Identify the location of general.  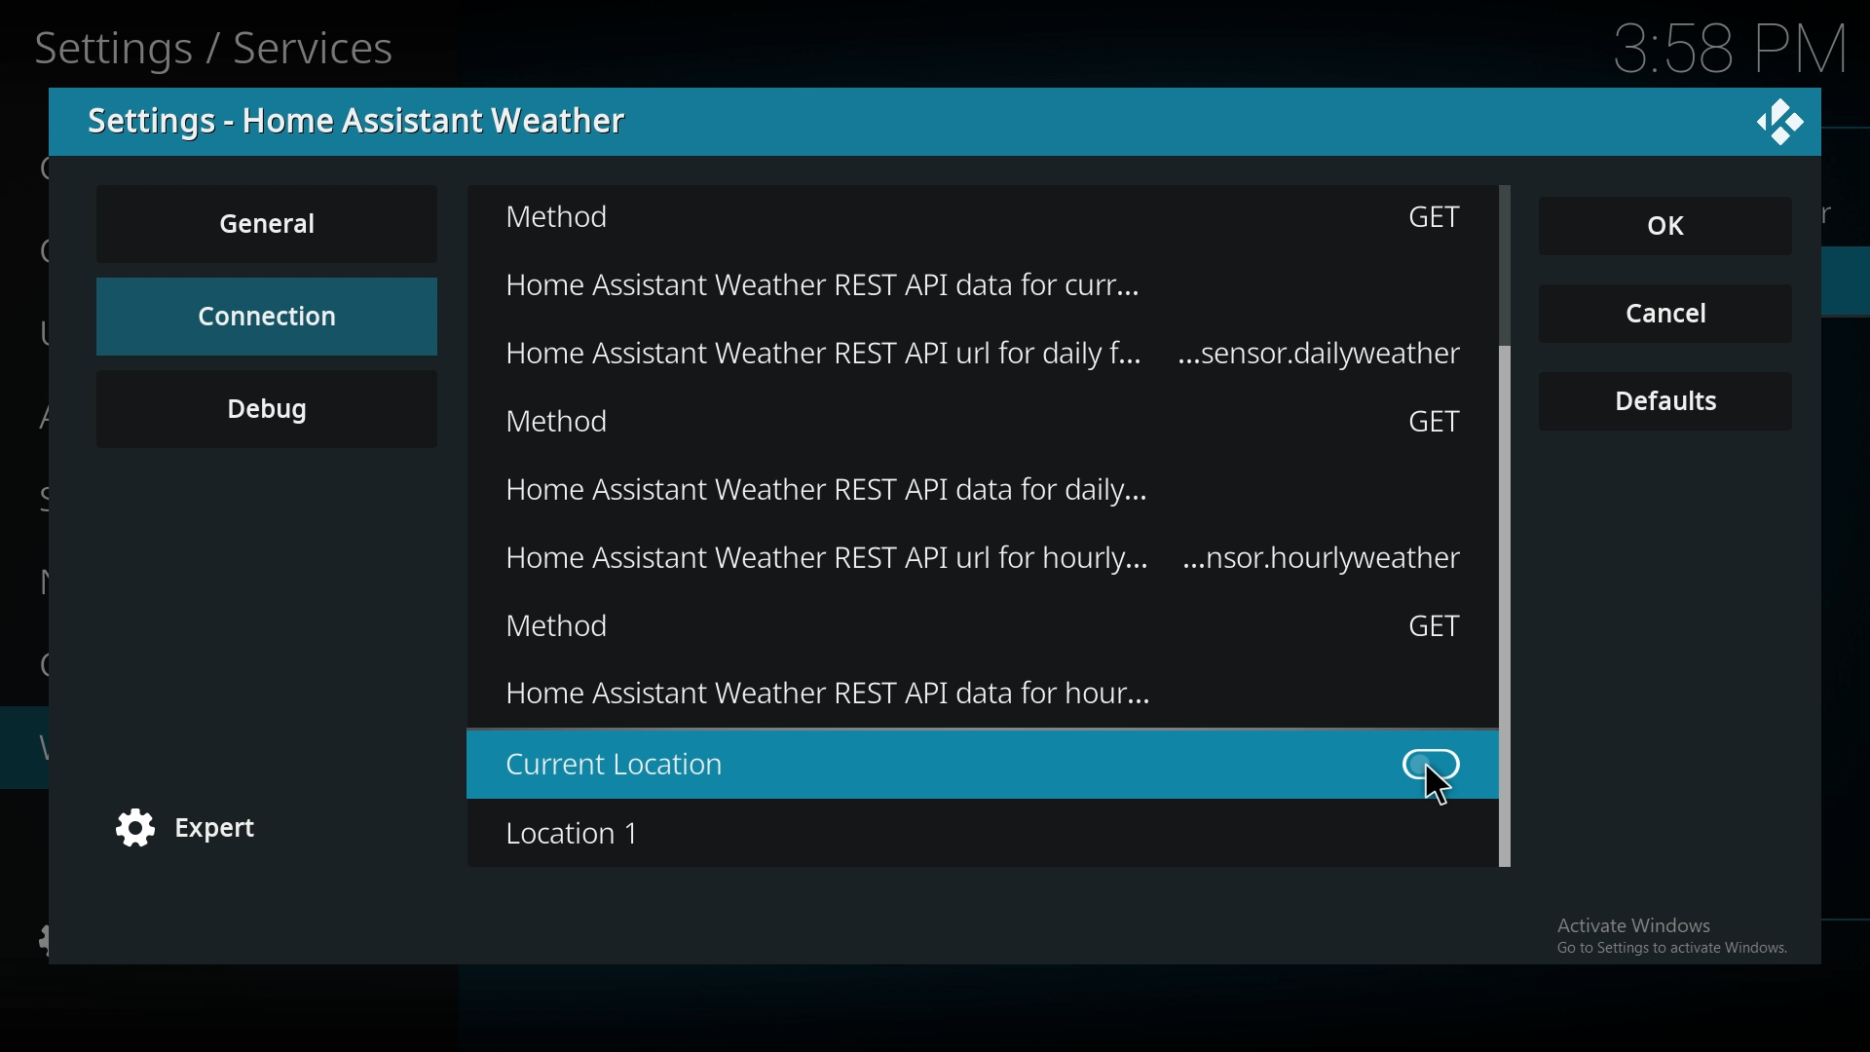
(271, 223).